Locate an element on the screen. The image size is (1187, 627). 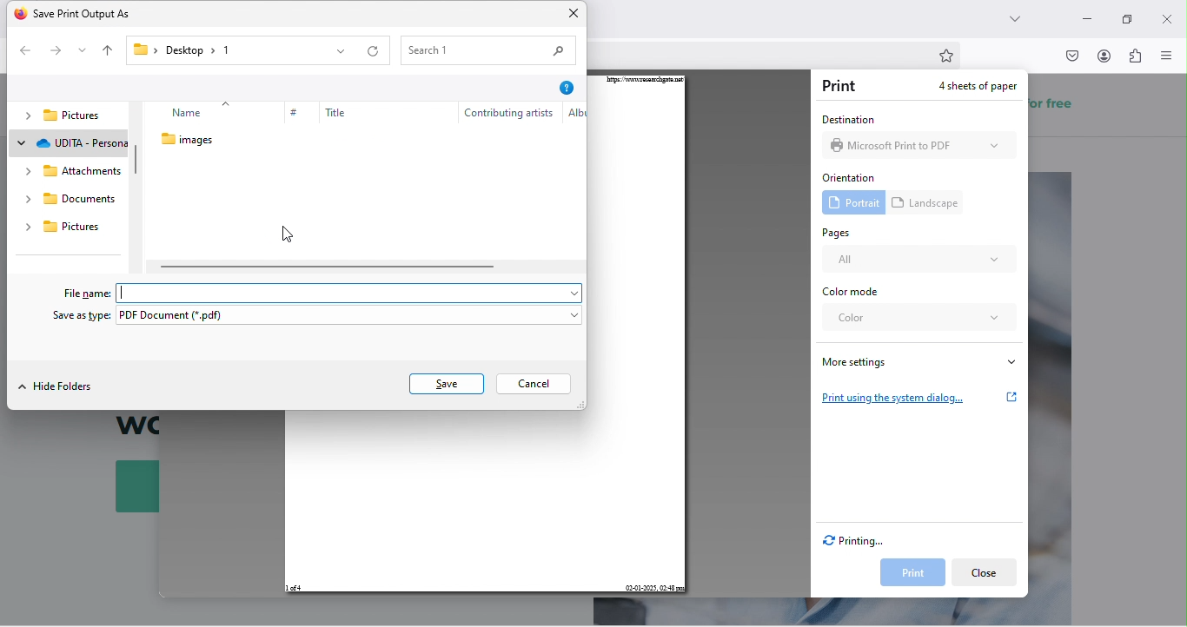
back is located at coordinates (21, 51).